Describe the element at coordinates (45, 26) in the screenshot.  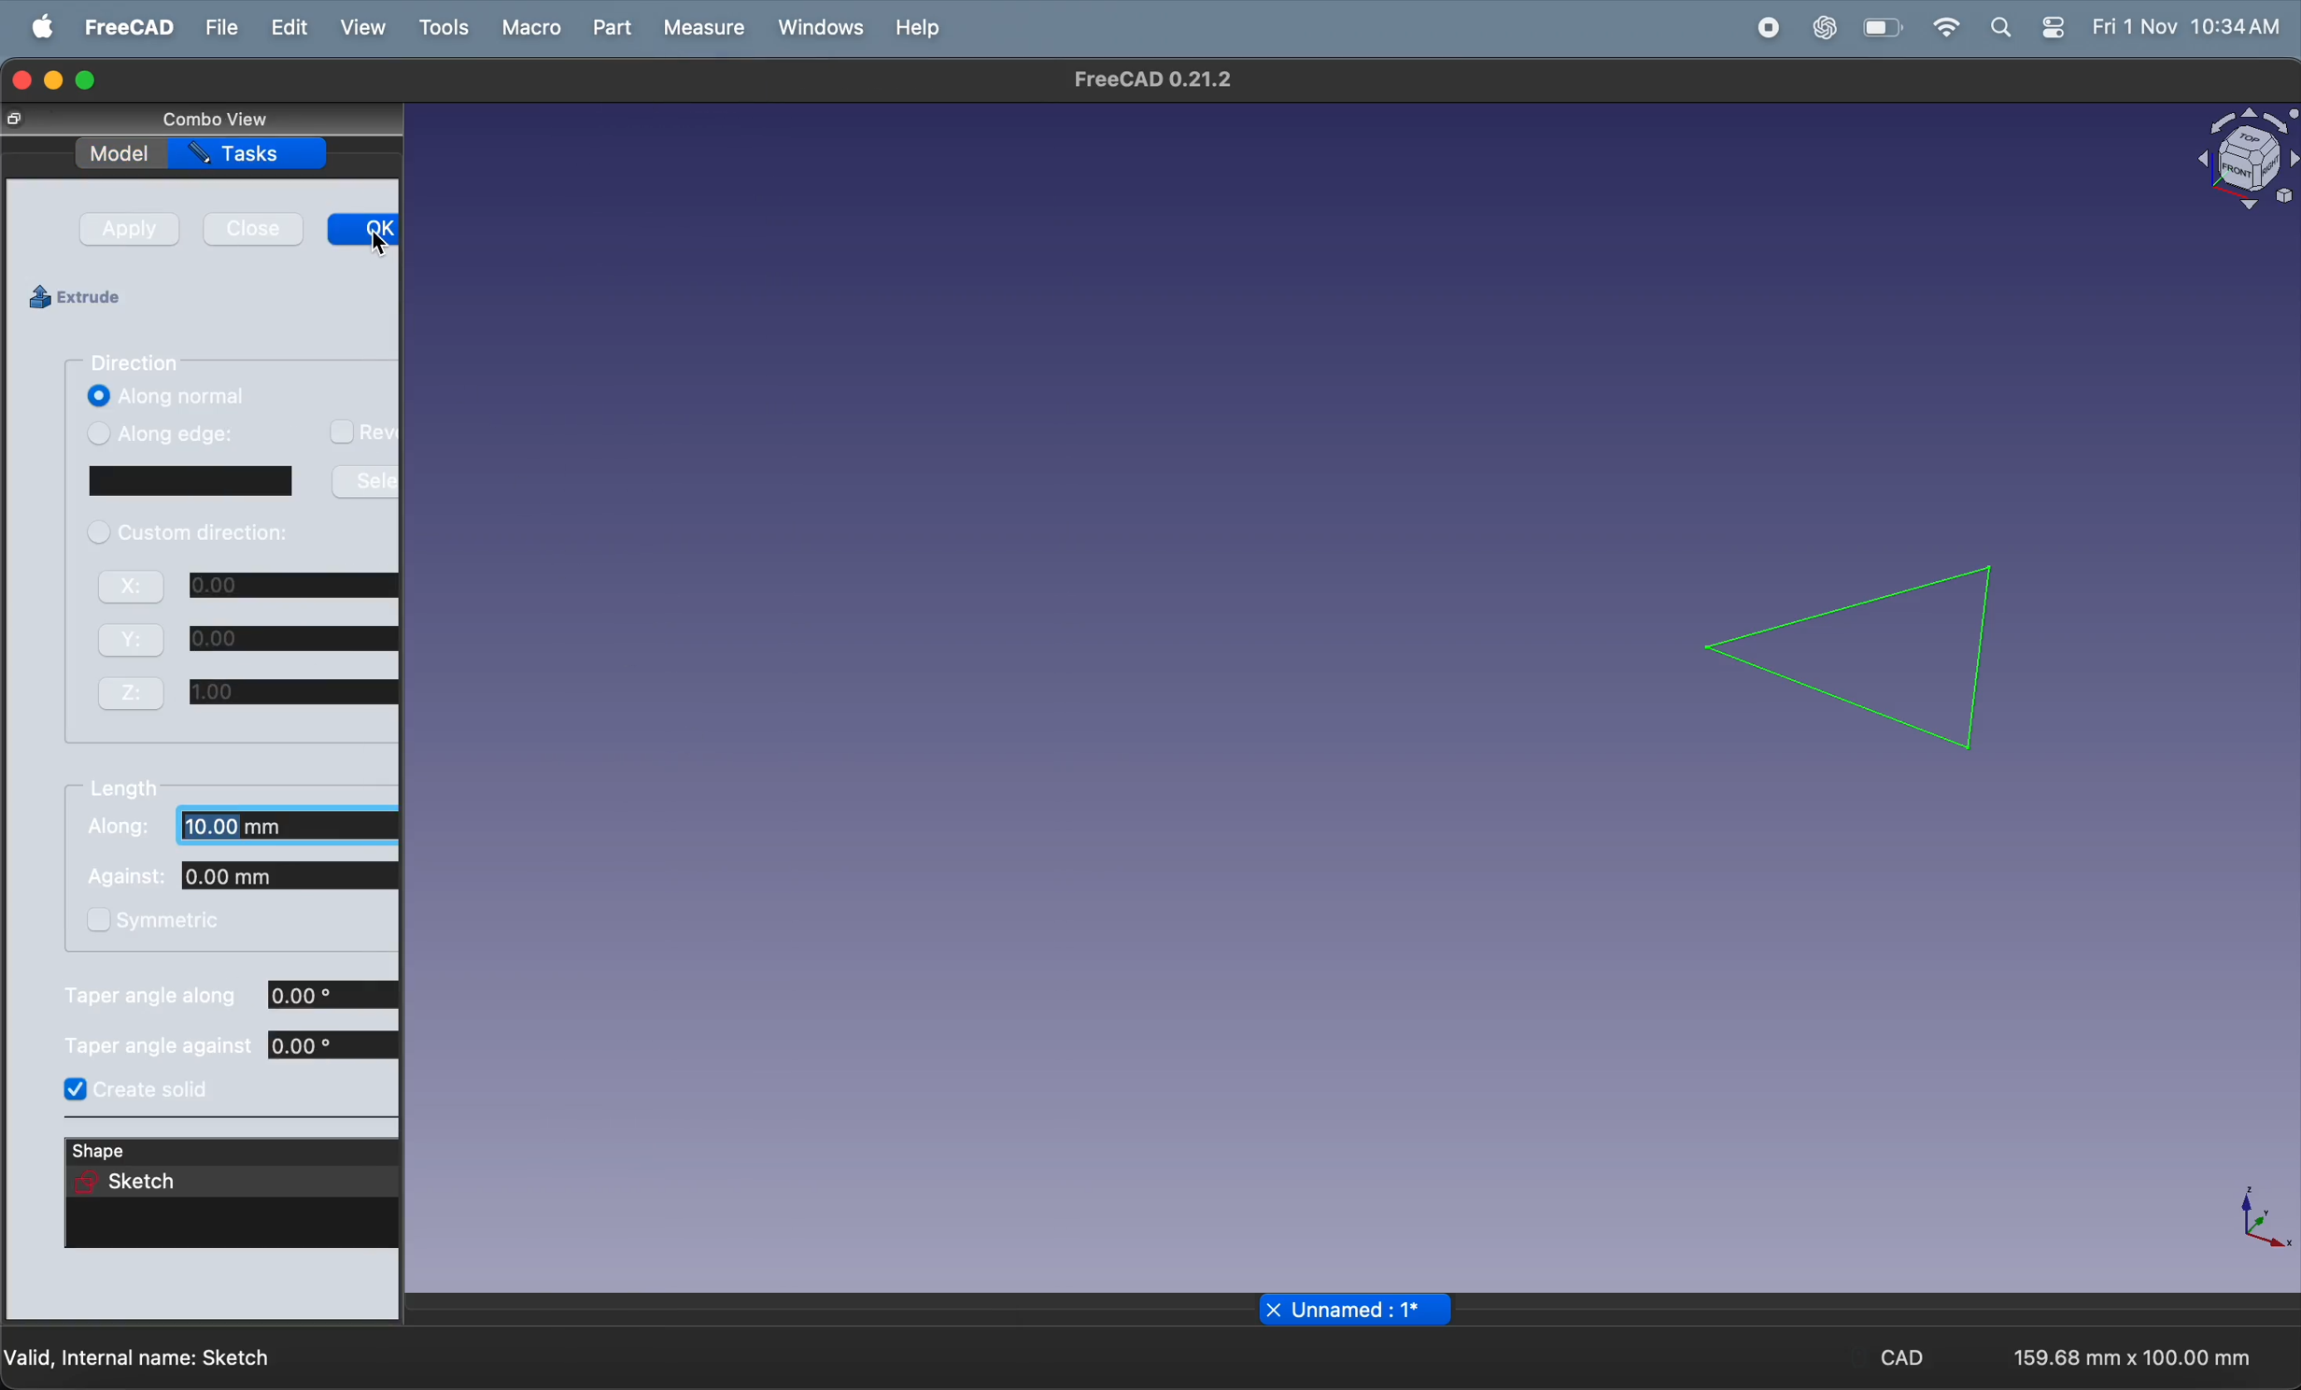
I see `apple menu` at that location.